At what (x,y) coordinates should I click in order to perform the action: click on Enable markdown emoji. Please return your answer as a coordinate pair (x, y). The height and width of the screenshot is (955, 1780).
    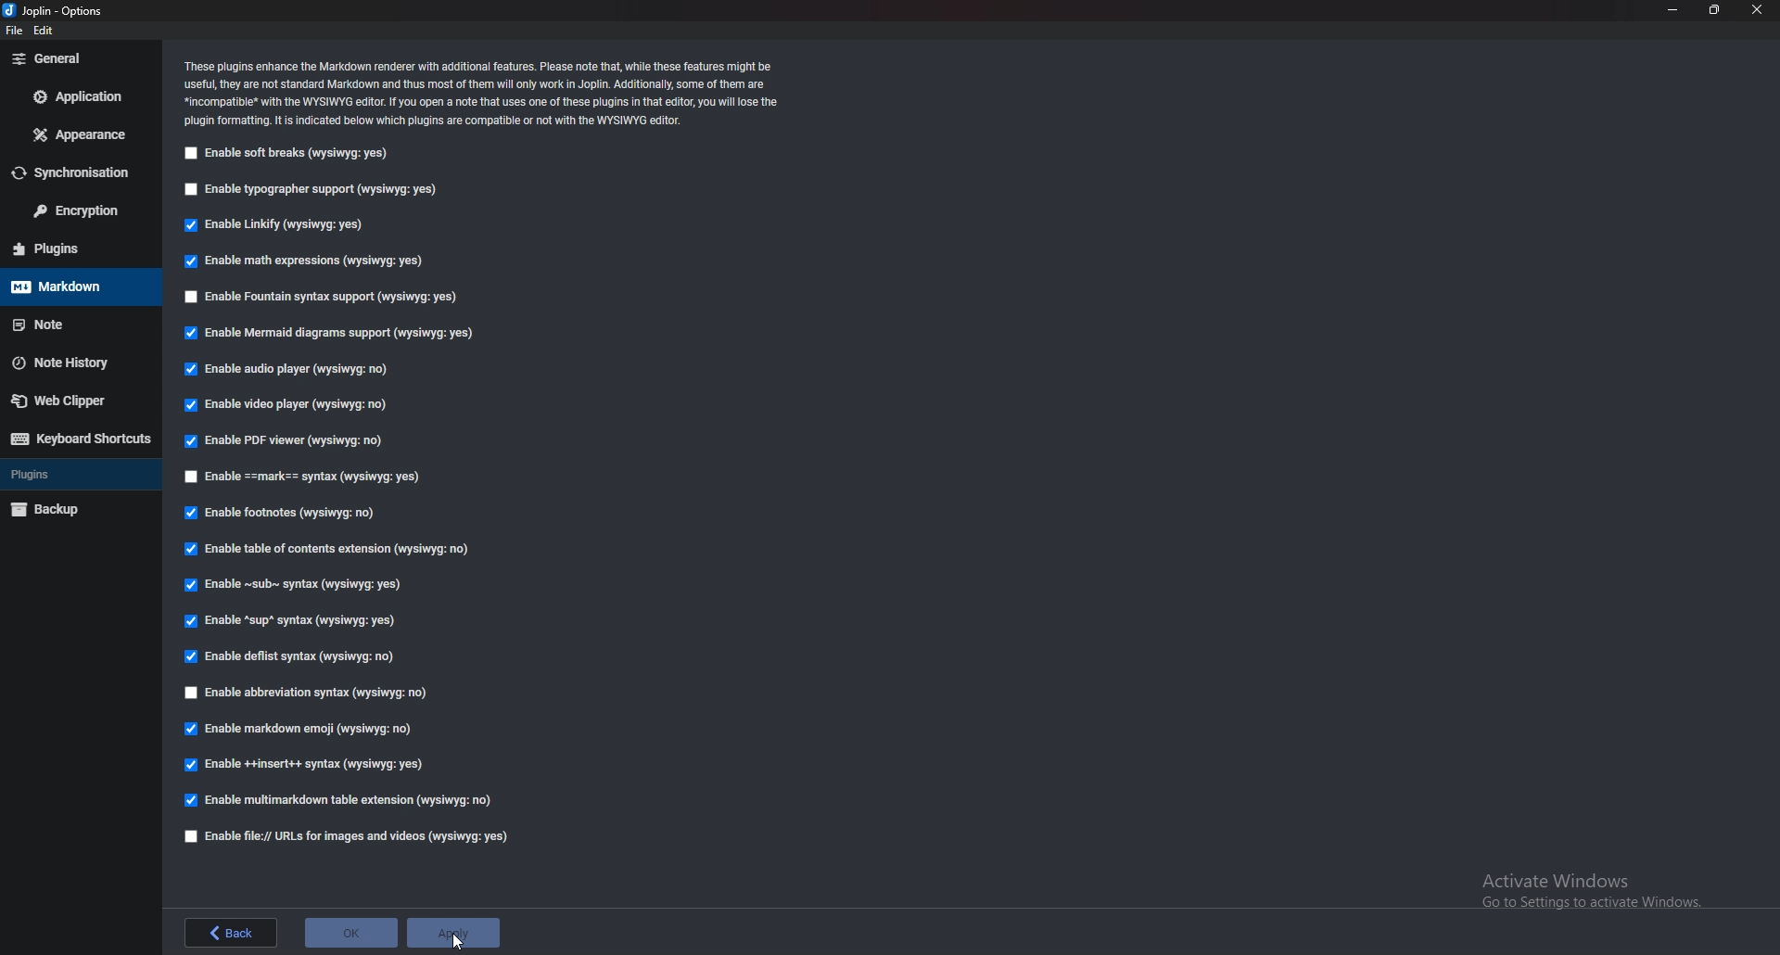
    Looking at the image, I should click on (305, 726).